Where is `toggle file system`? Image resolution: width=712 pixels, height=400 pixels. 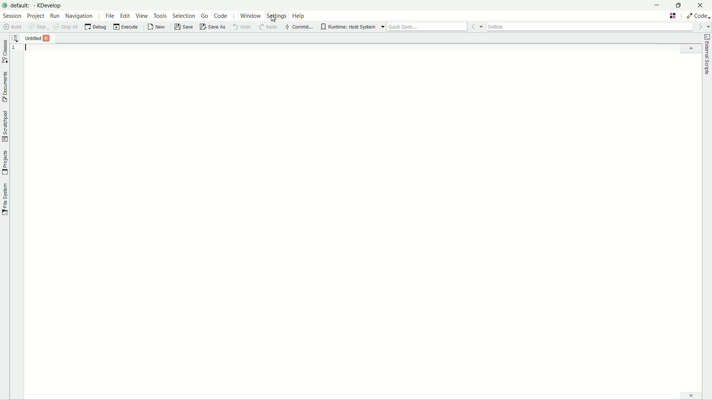
toggle file system is located at coordinates (4, 199).